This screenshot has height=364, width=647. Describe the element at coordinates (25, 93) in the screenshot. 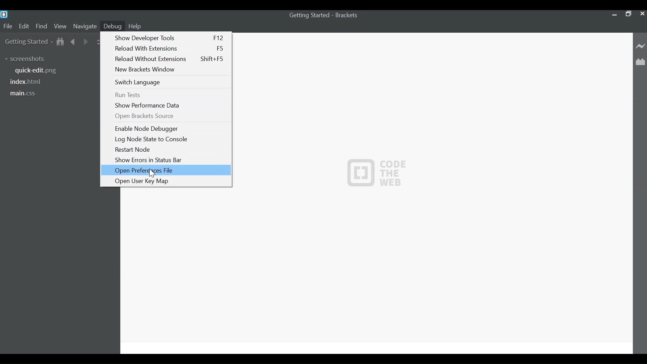

I see `main.css` at that location.